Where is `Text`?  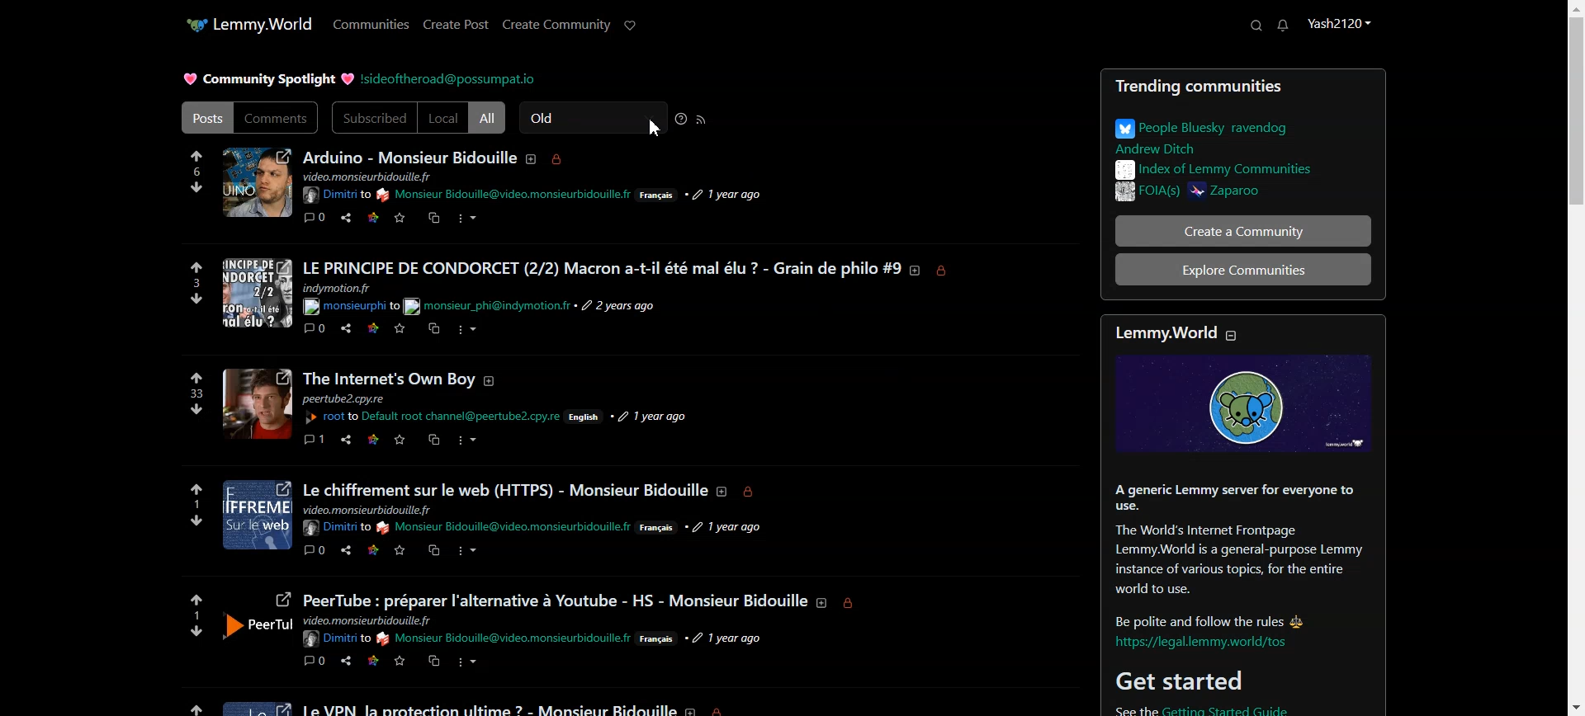
Text is located at coordinates (1237, 169).